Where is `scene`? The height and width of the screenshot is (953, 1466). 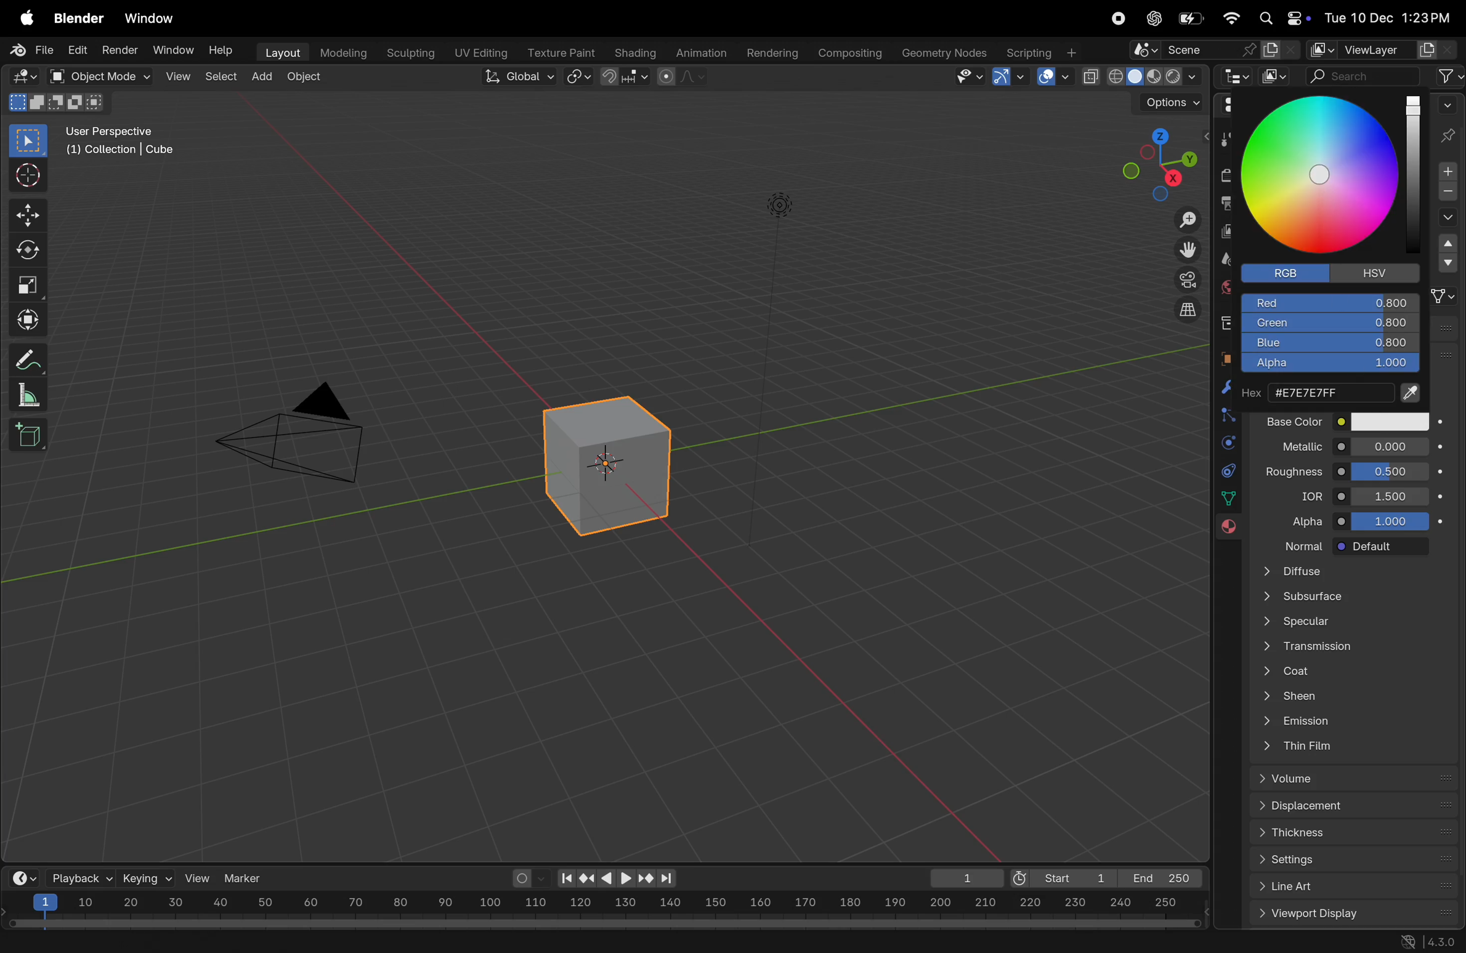
scene is located at coordinates (1223, 259).